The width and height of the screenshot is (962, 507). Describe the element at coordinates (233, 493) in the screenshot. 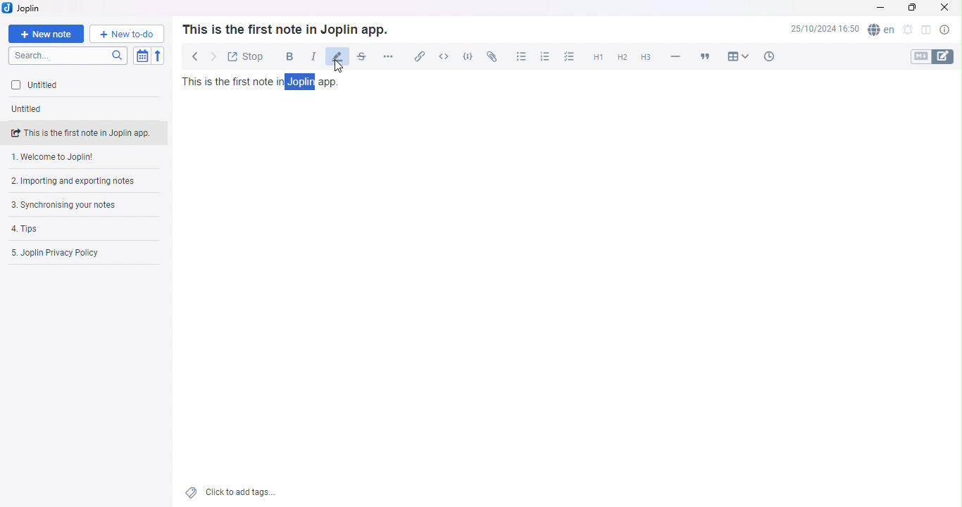

I see `Add tags` at that location.